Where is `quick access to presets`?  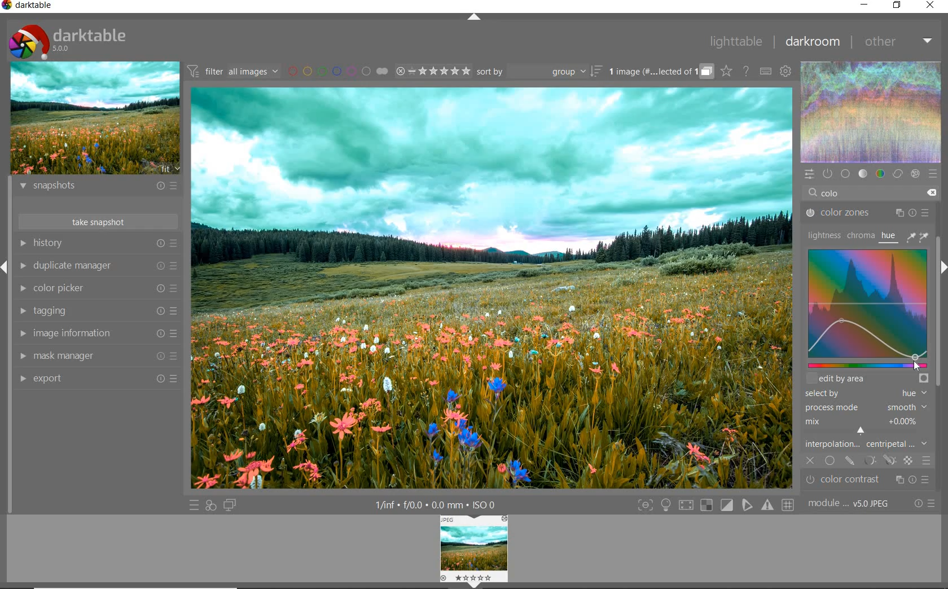
quick access to presets is located at coordinates (195, 506).